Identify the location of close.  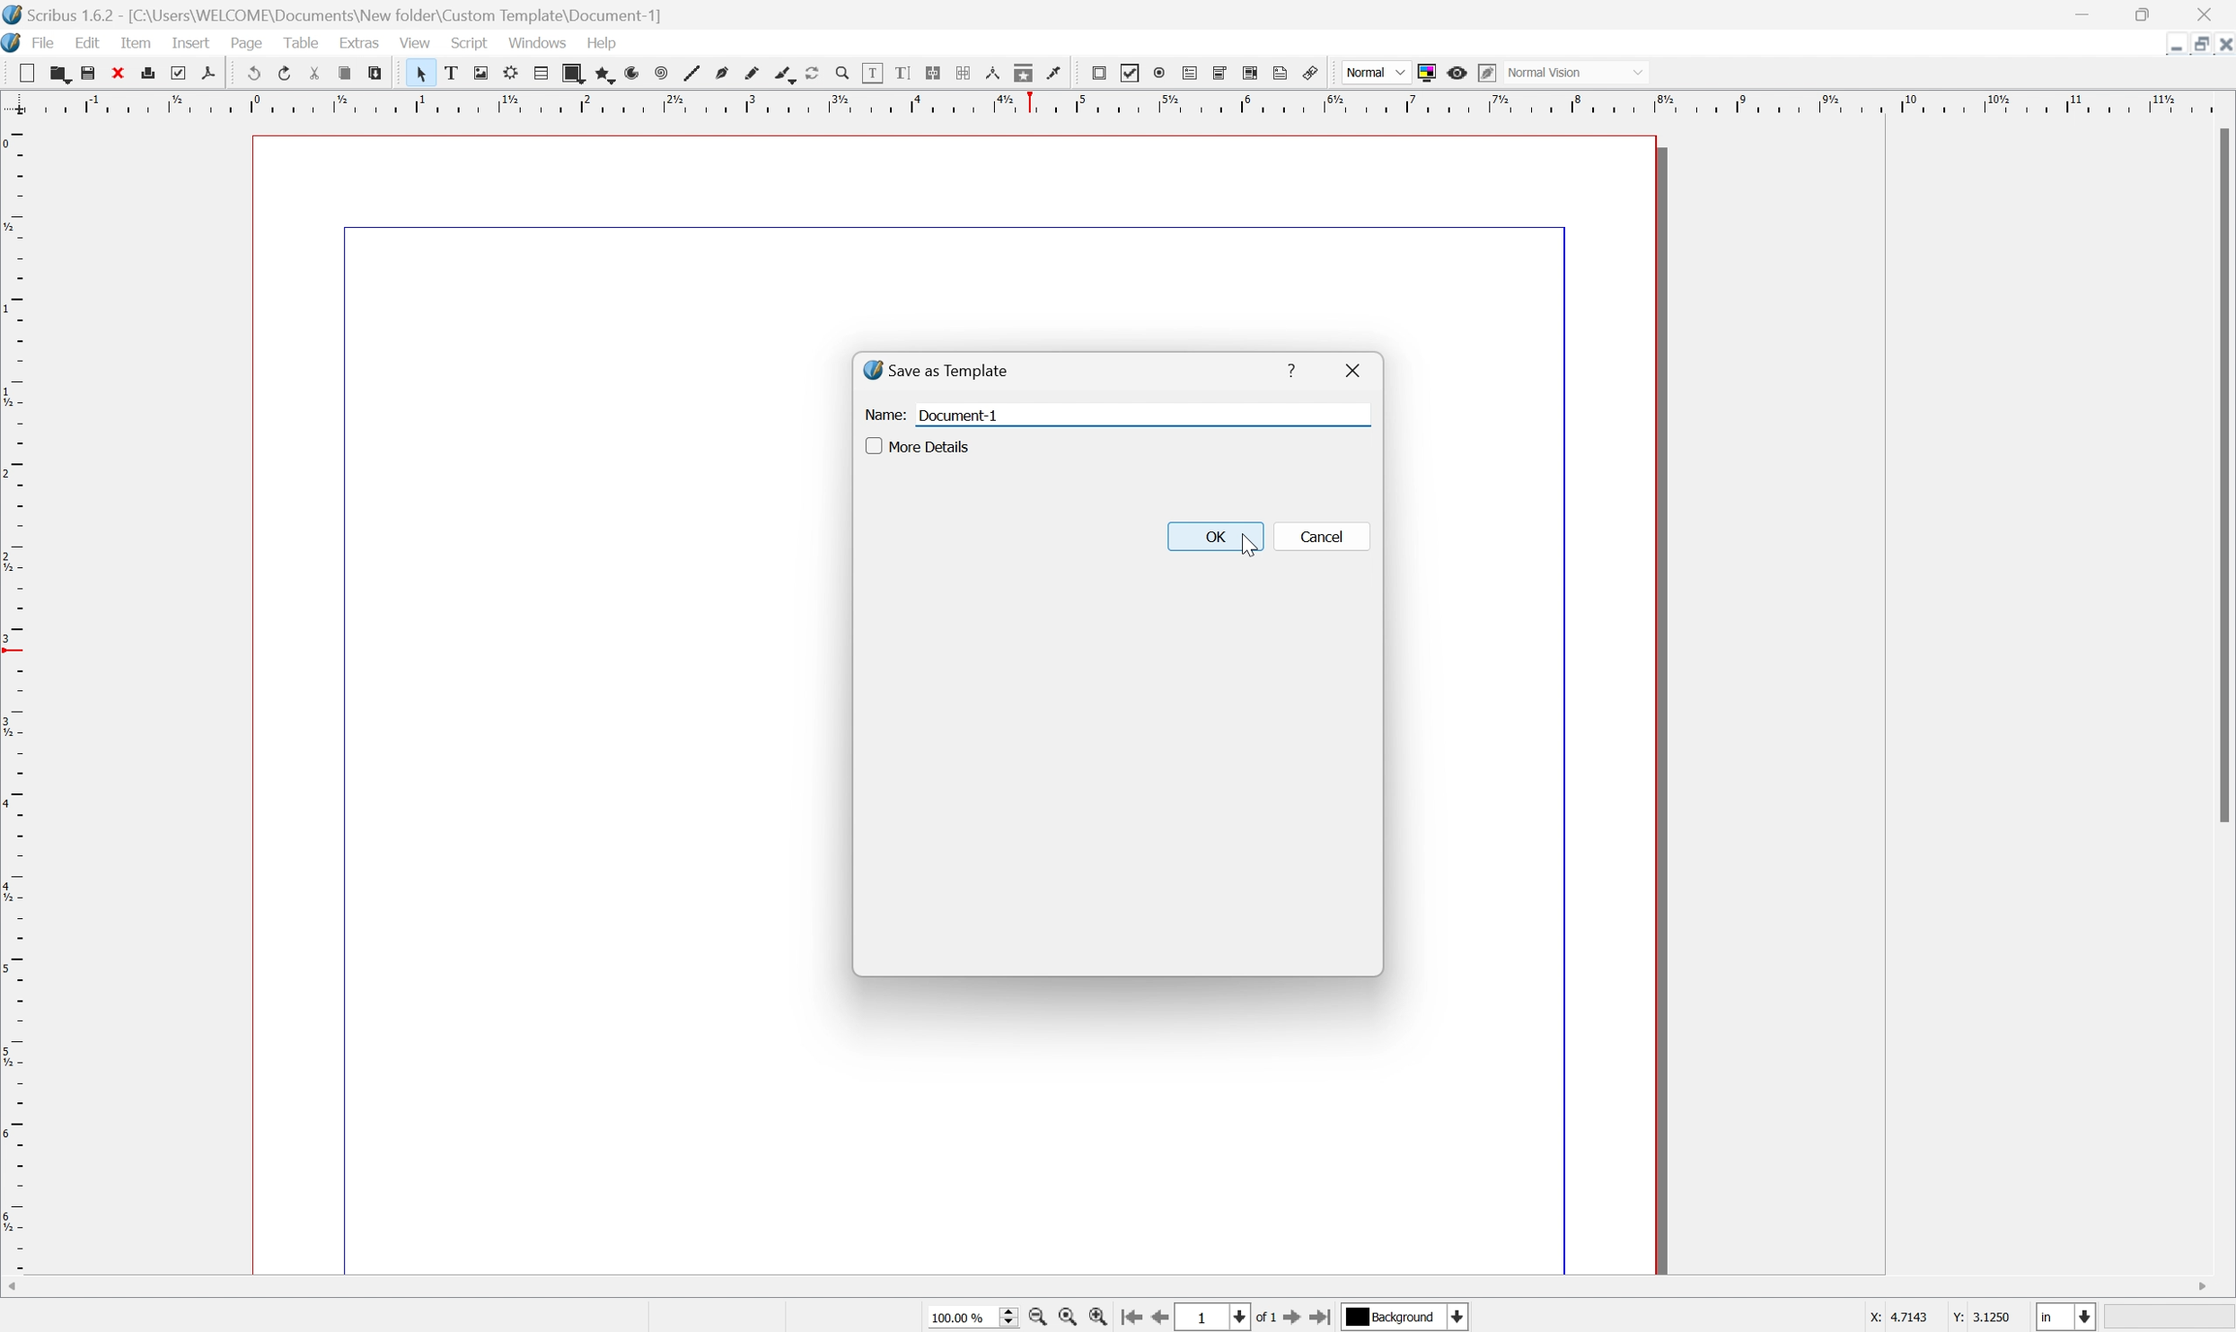
(1356, 369).